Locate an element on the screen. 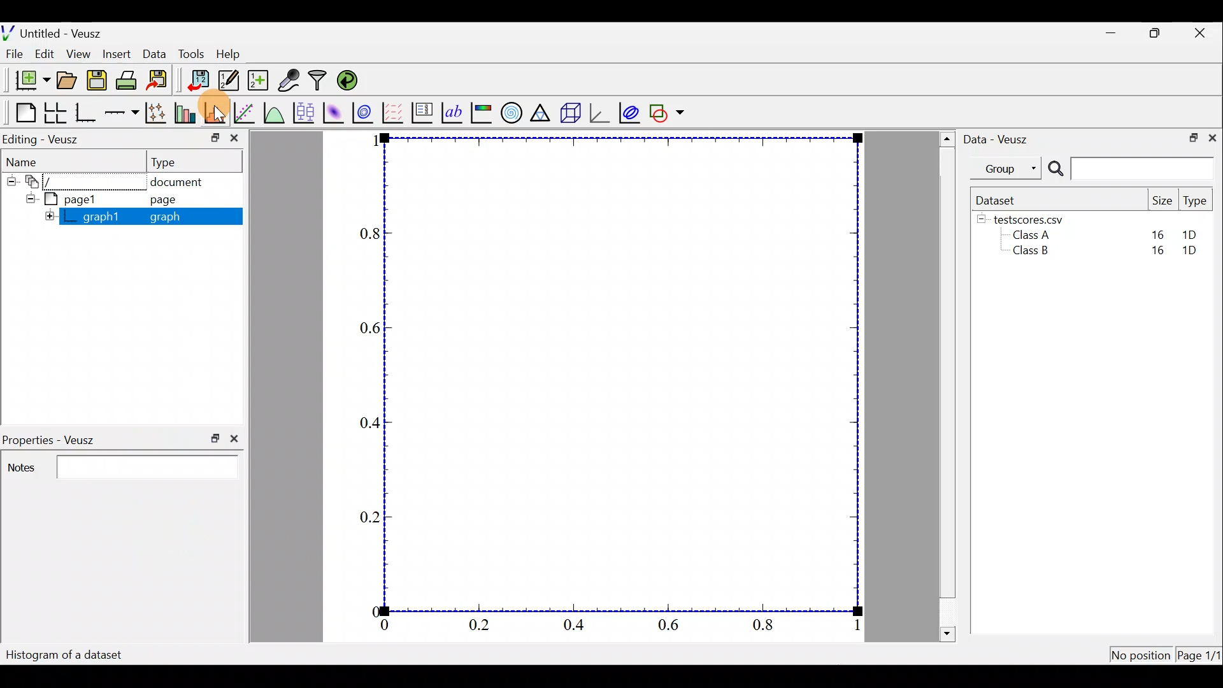 The image size is (1223, 688). Edit and enter new datasets is located at coordinates (226, 81).